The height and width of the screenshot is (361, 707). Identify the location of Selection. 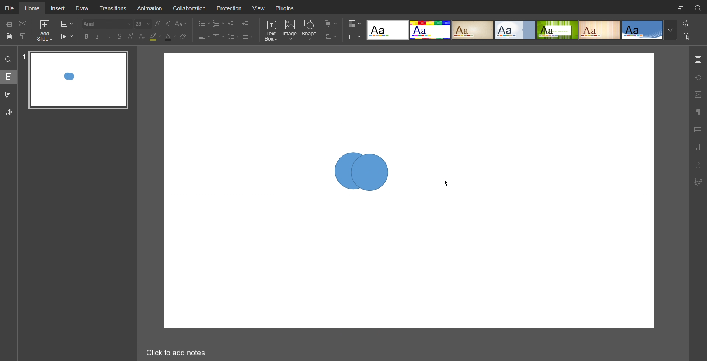
(687, 36).